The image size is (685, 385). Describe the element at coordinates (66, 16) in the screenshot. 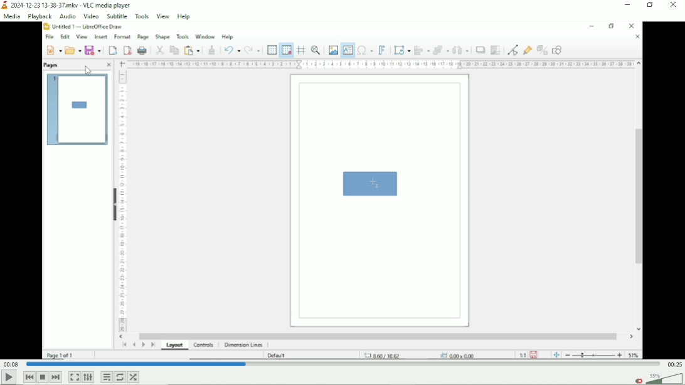

I see `Audio` at that location.